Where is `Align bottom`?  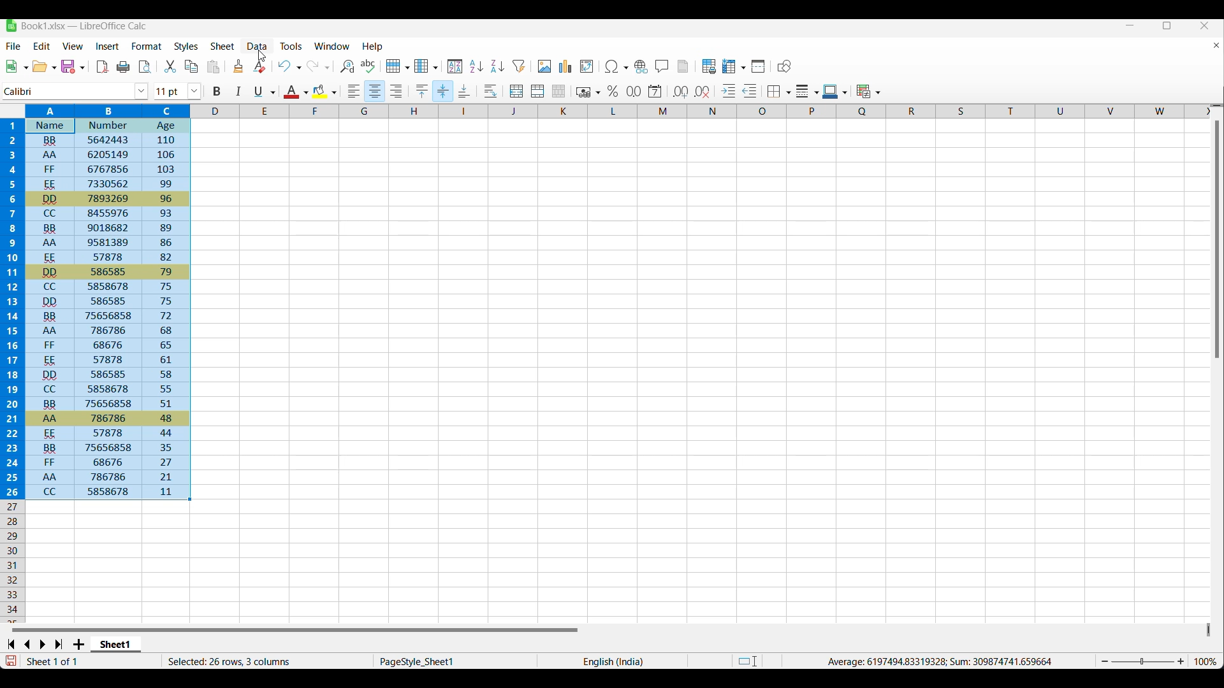
Align bottom is located at coordinates (465, 90).